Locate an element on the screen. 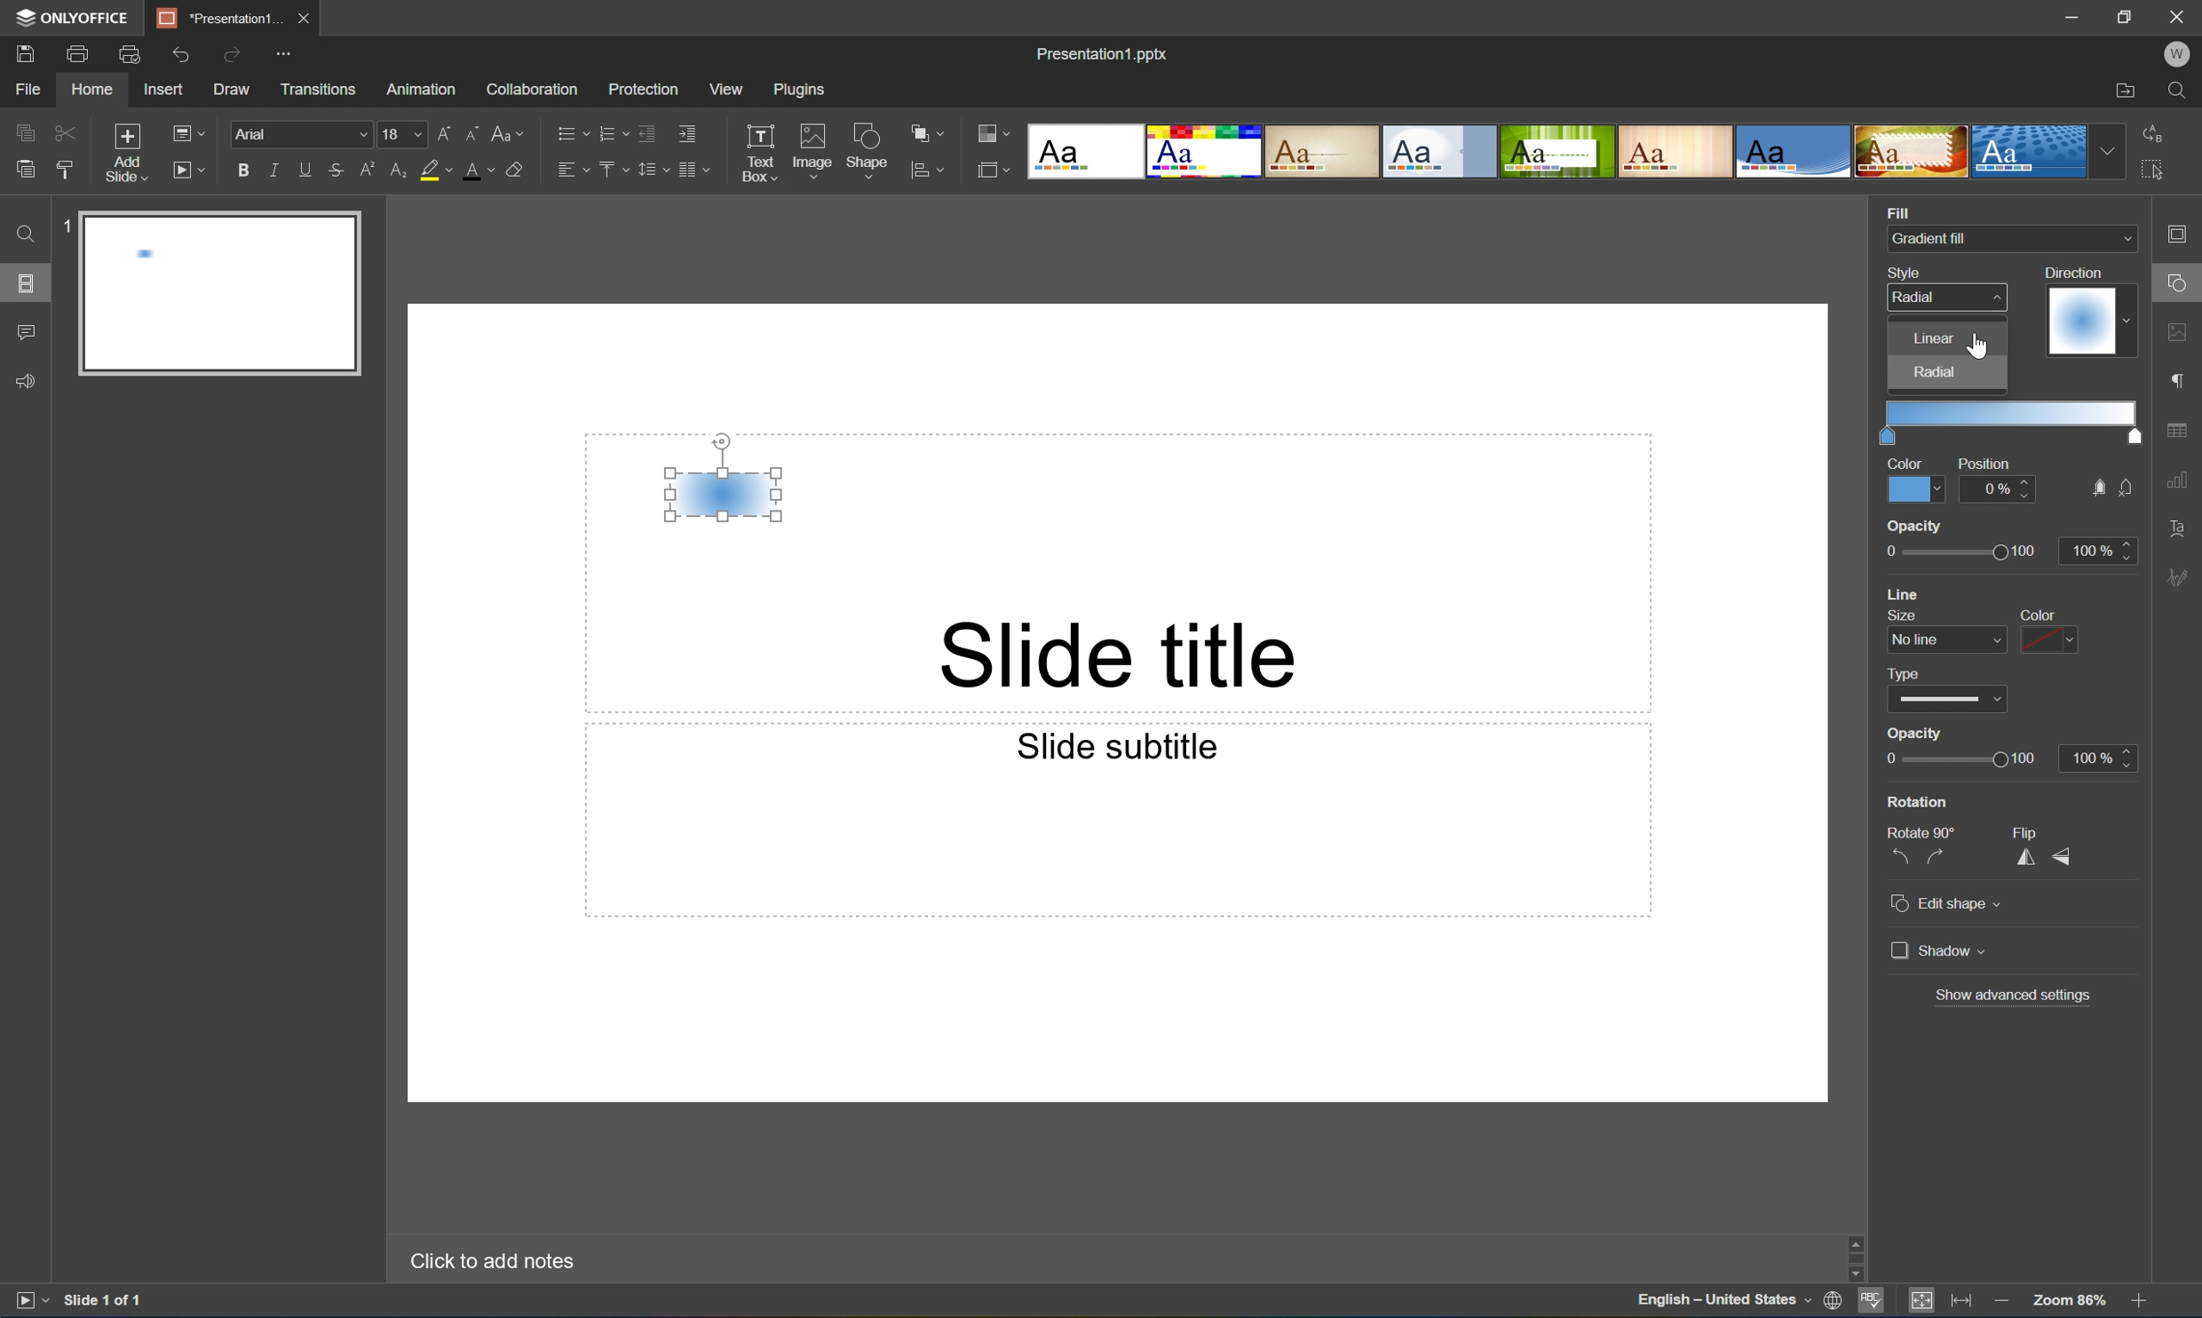 The width and height of the screenshot is (2202, 1318). Italic is located at coordinates (273, 171).